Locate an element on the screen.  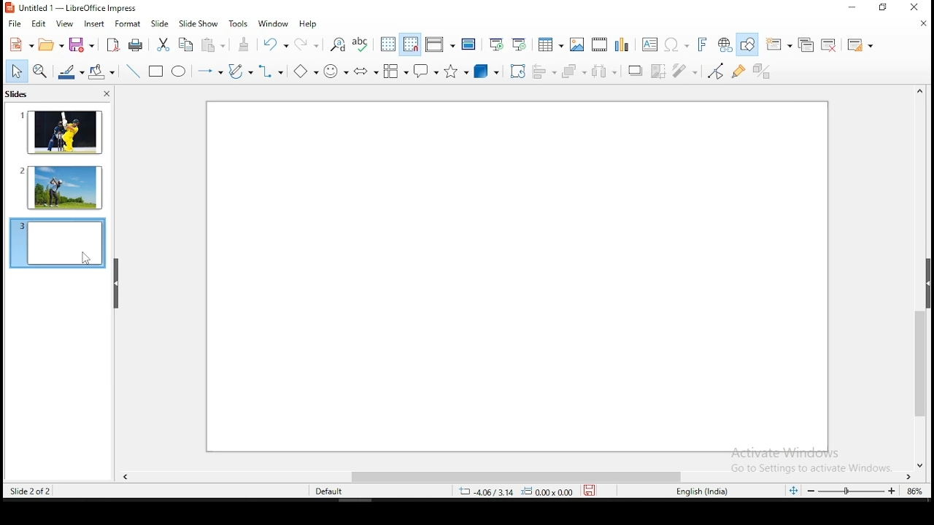
basic shapes is located at coordinates (304, 69).